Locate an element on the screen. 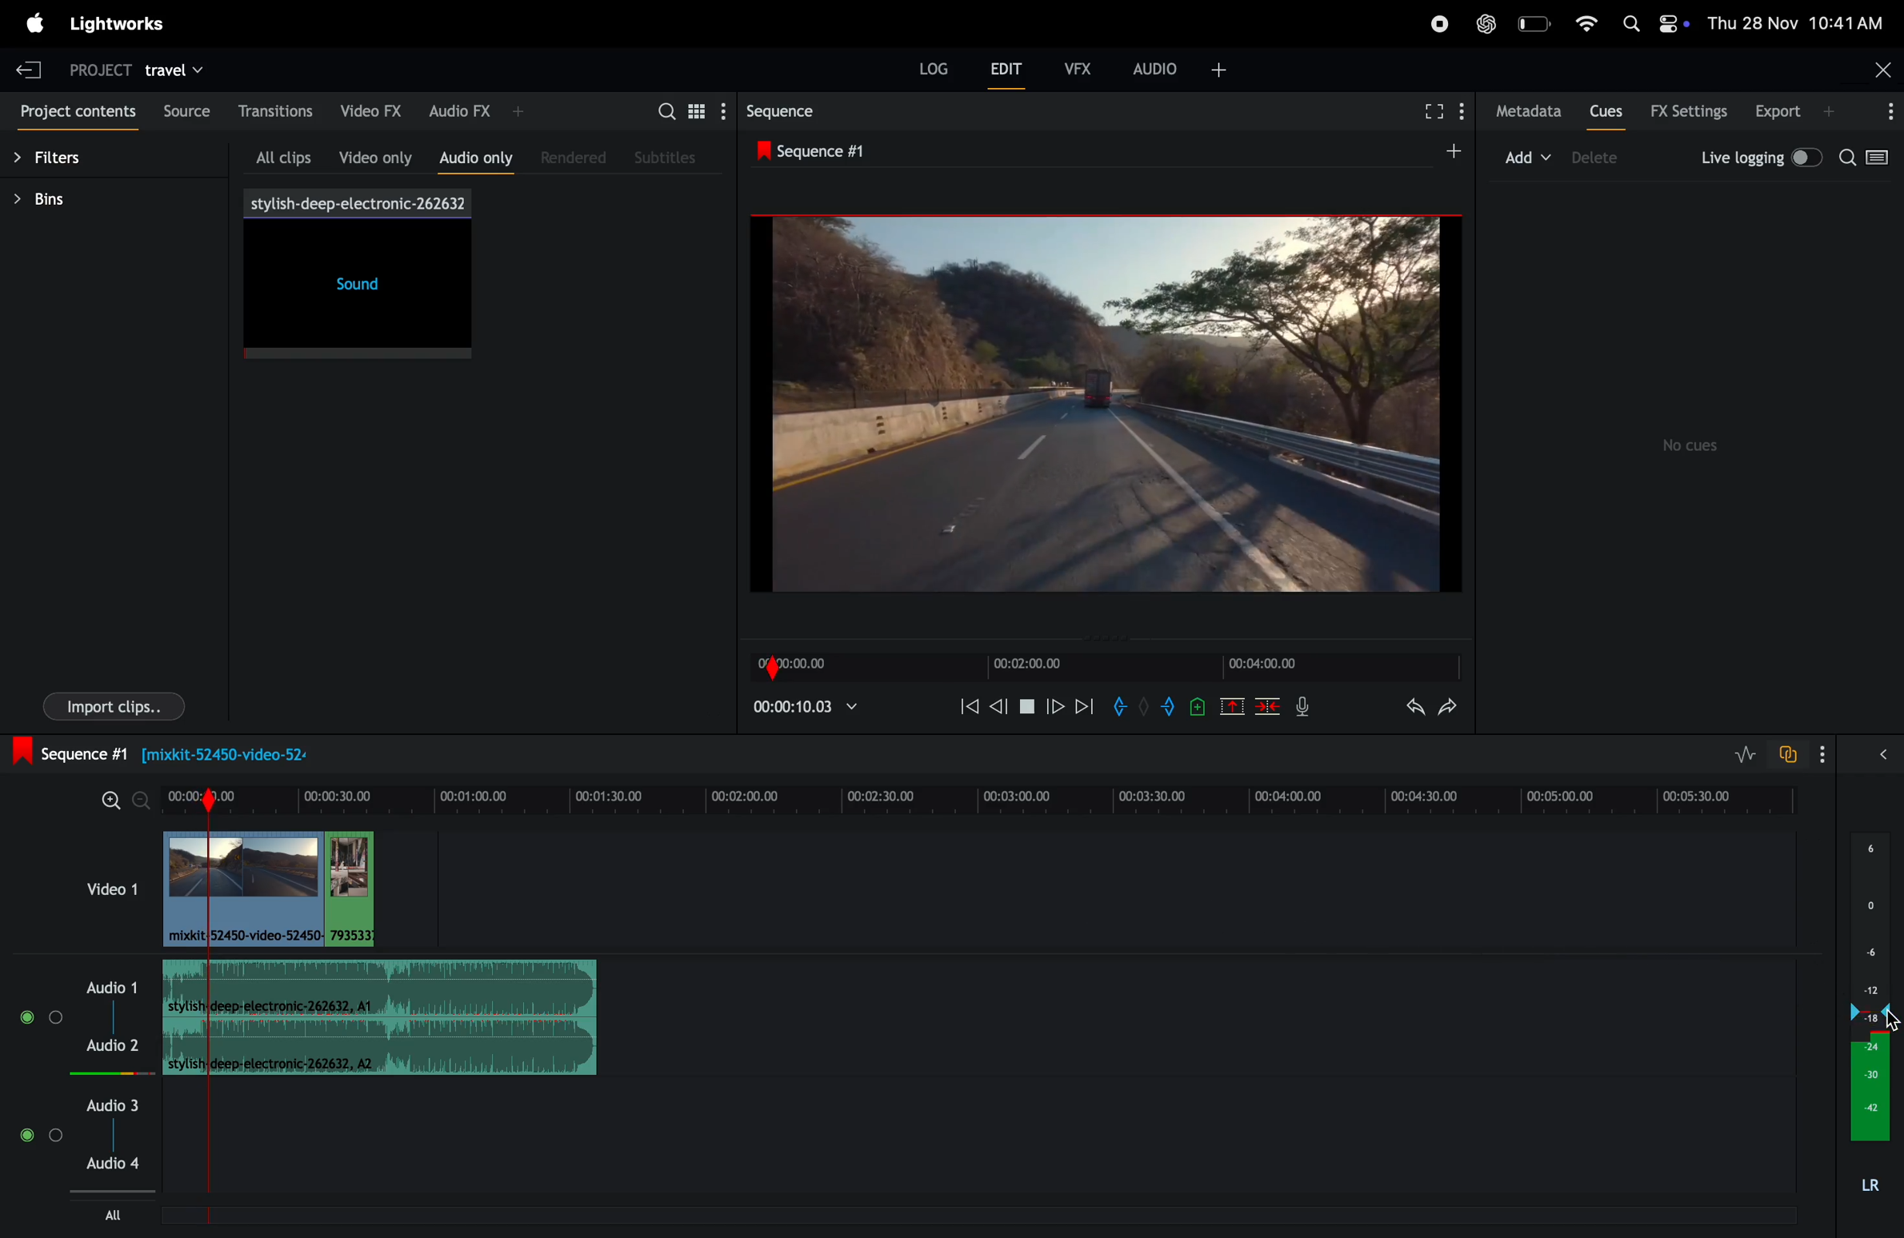 This screenshot has width=1904, height=1238. Solo track is located at coordinates (55, 1140).